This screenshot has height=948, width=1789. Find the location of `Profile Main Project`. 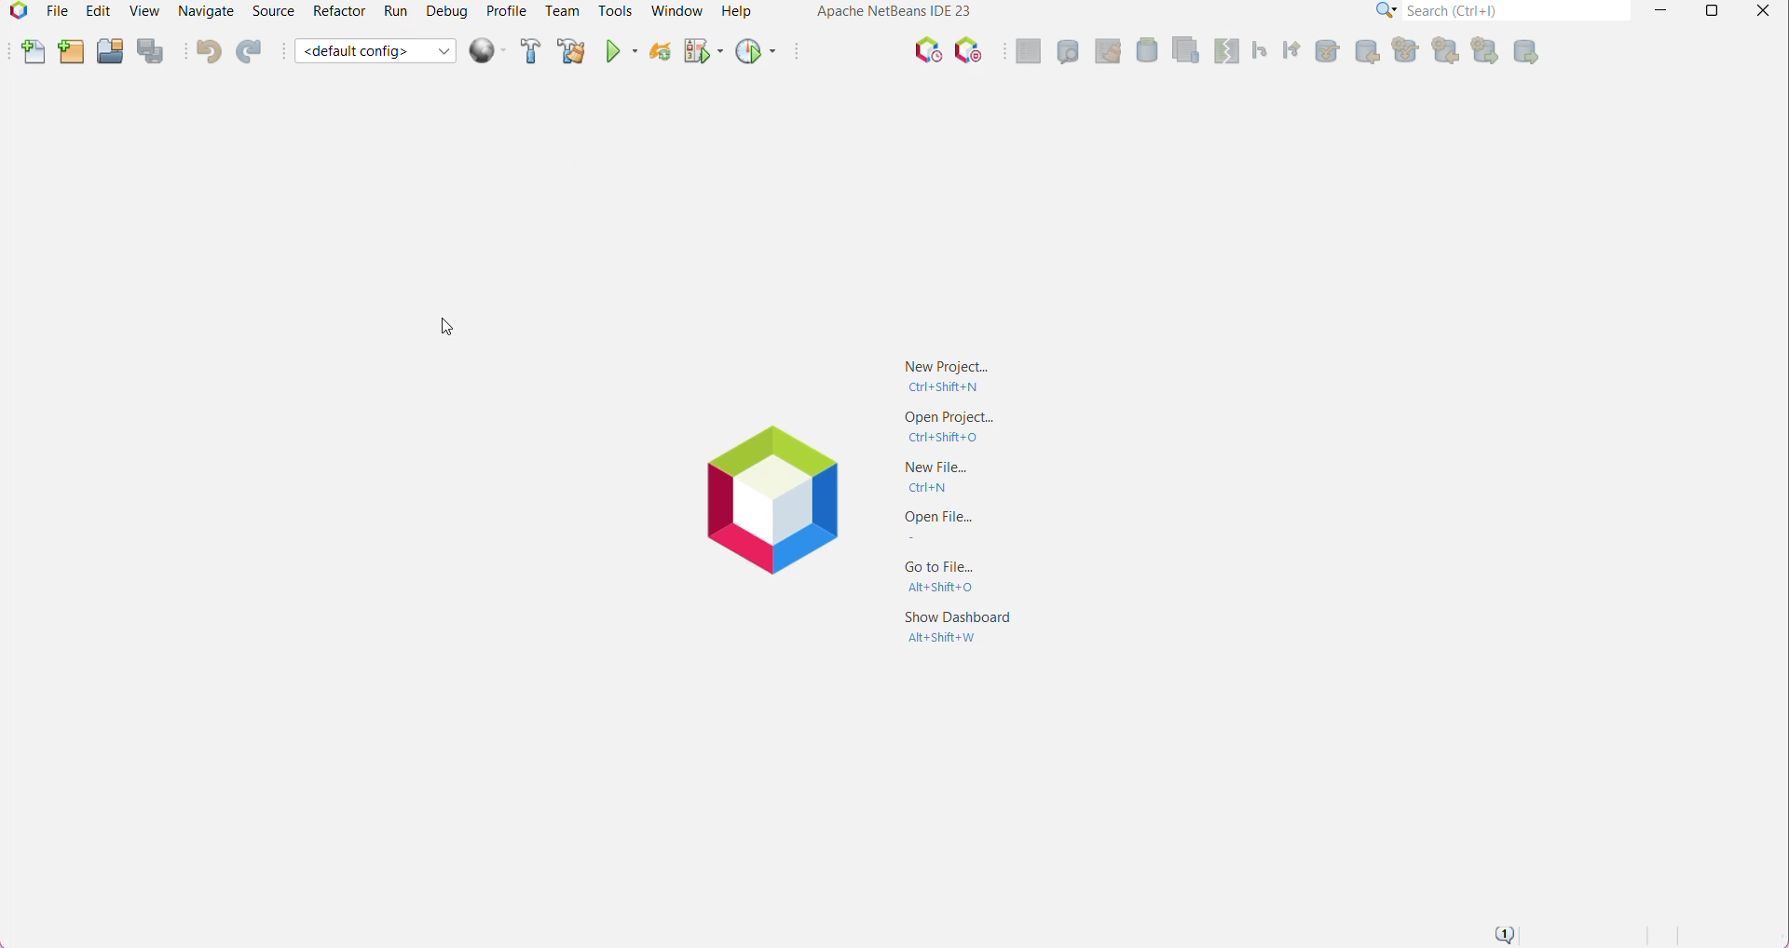

Profile Main Project is located at coordinates (754, 53).